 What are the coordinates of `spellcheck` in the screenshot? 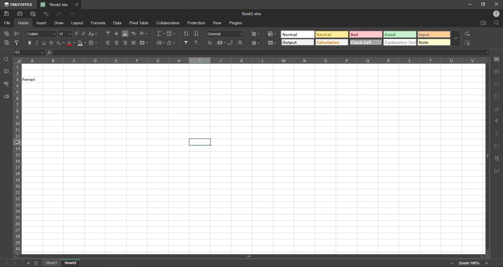 It's located at (6, 84).